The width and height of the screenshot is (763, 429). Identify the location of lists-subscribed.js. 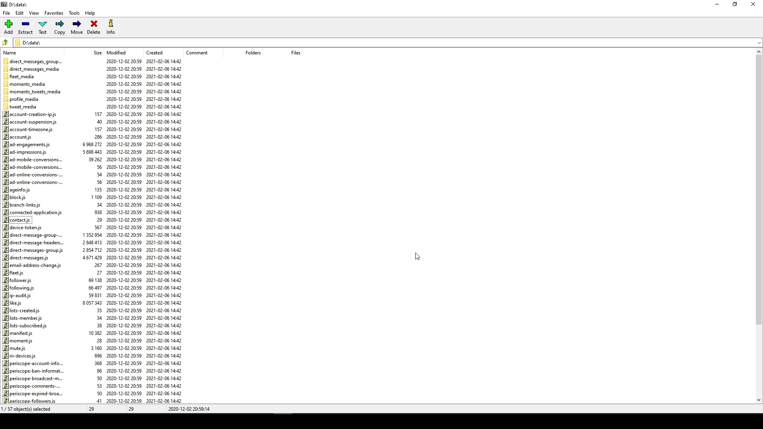
(27, 325).